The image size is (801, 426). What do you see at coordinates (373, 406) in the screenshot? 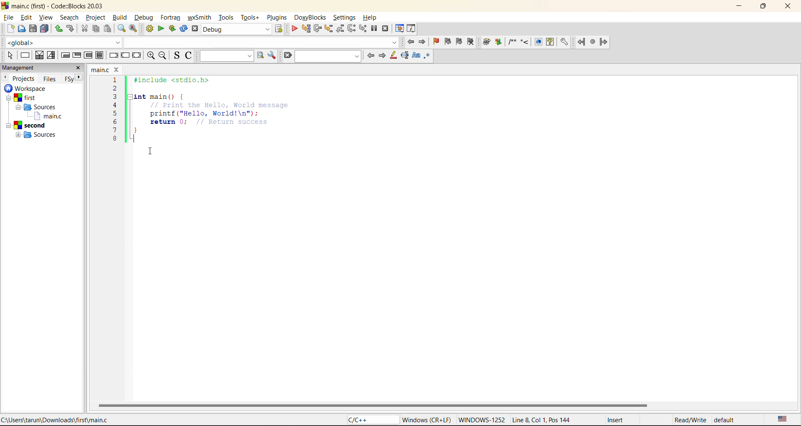
I see `horizontal scroll bar` at bounding box center [373, 406].